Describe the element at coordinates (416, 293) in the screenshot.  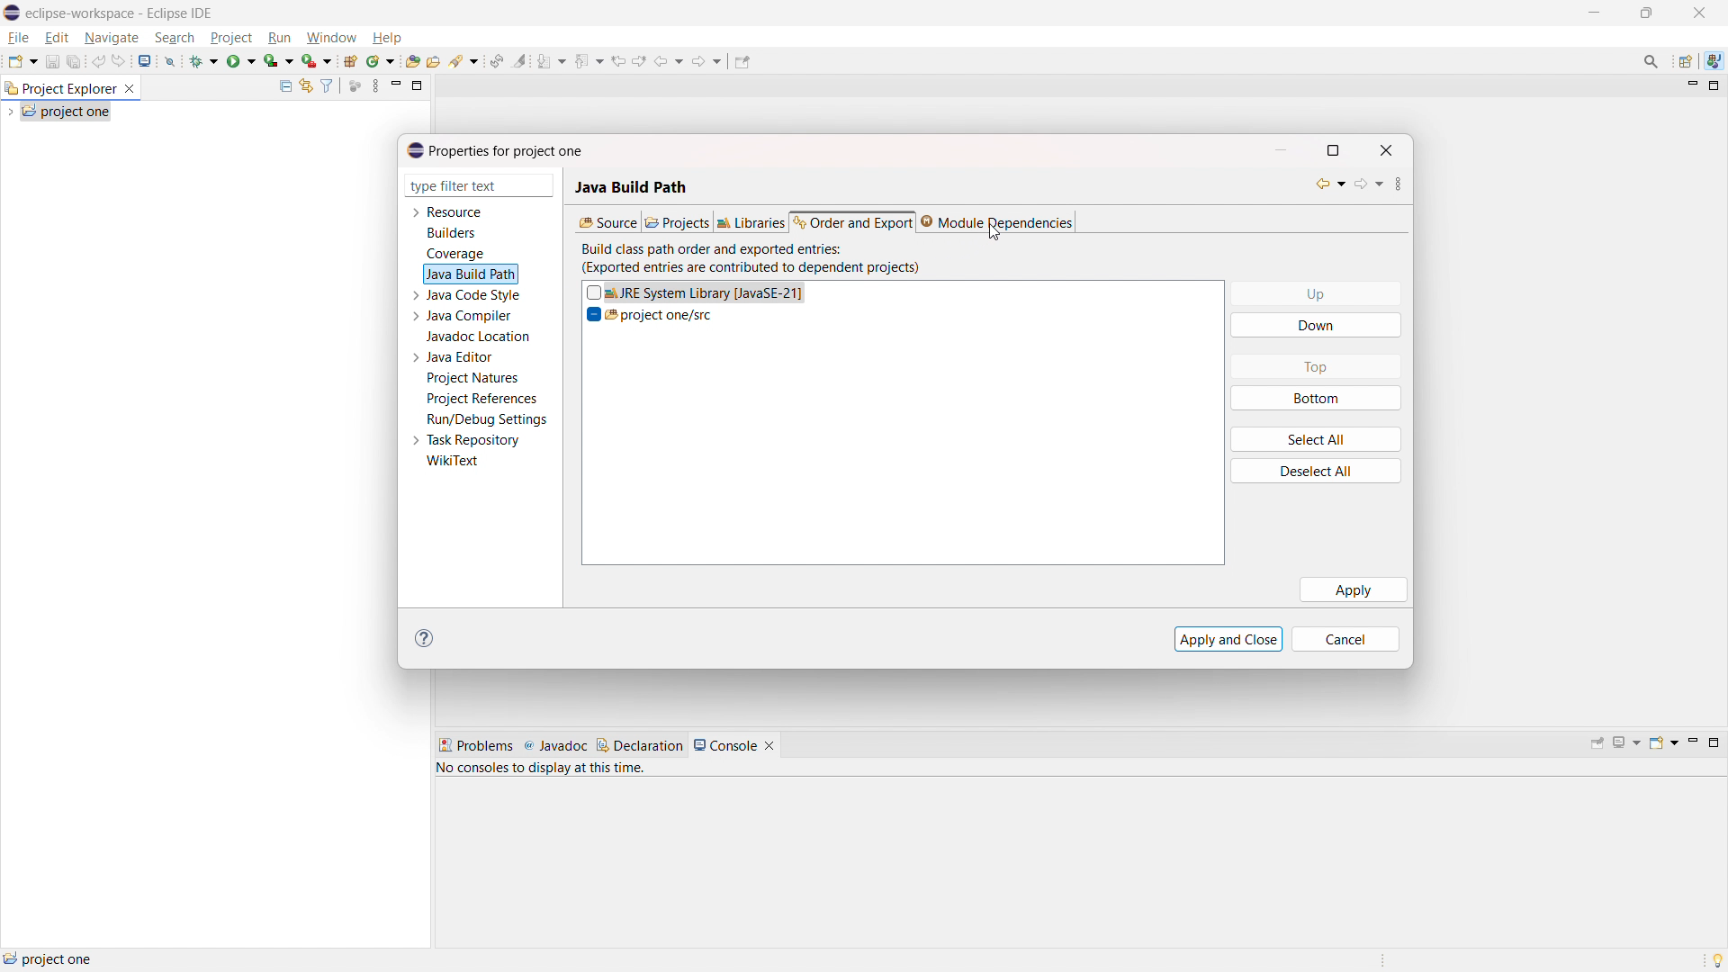
I see `expand java code style` at that location.